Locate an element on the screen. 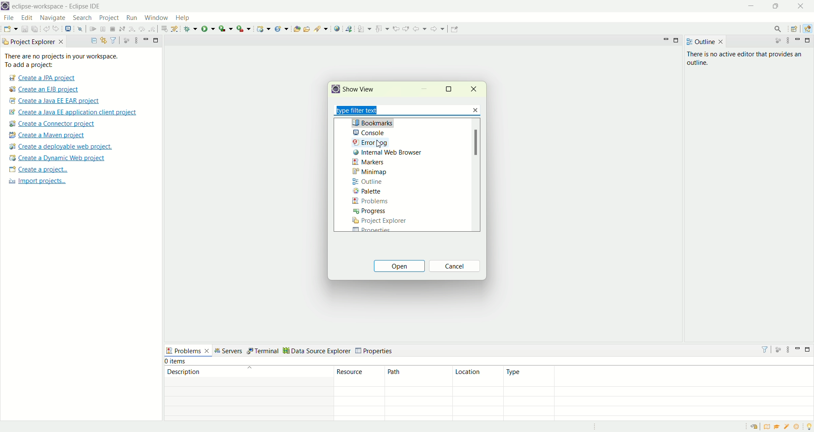  terminal is located at coordinates (263, 350).